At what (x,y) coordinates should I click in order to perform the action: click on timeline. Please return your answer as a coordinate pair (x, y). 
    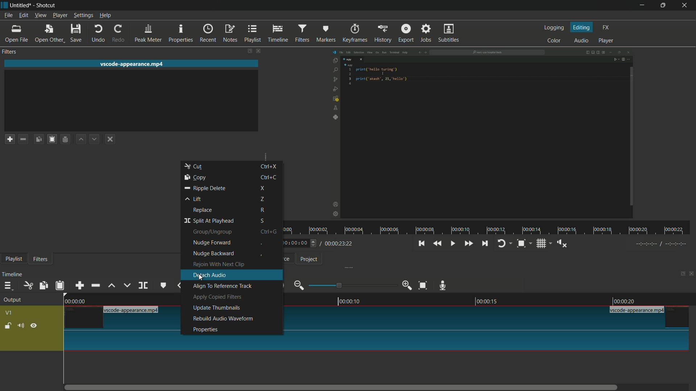
    Looking at the image, I should click on (489, 300).